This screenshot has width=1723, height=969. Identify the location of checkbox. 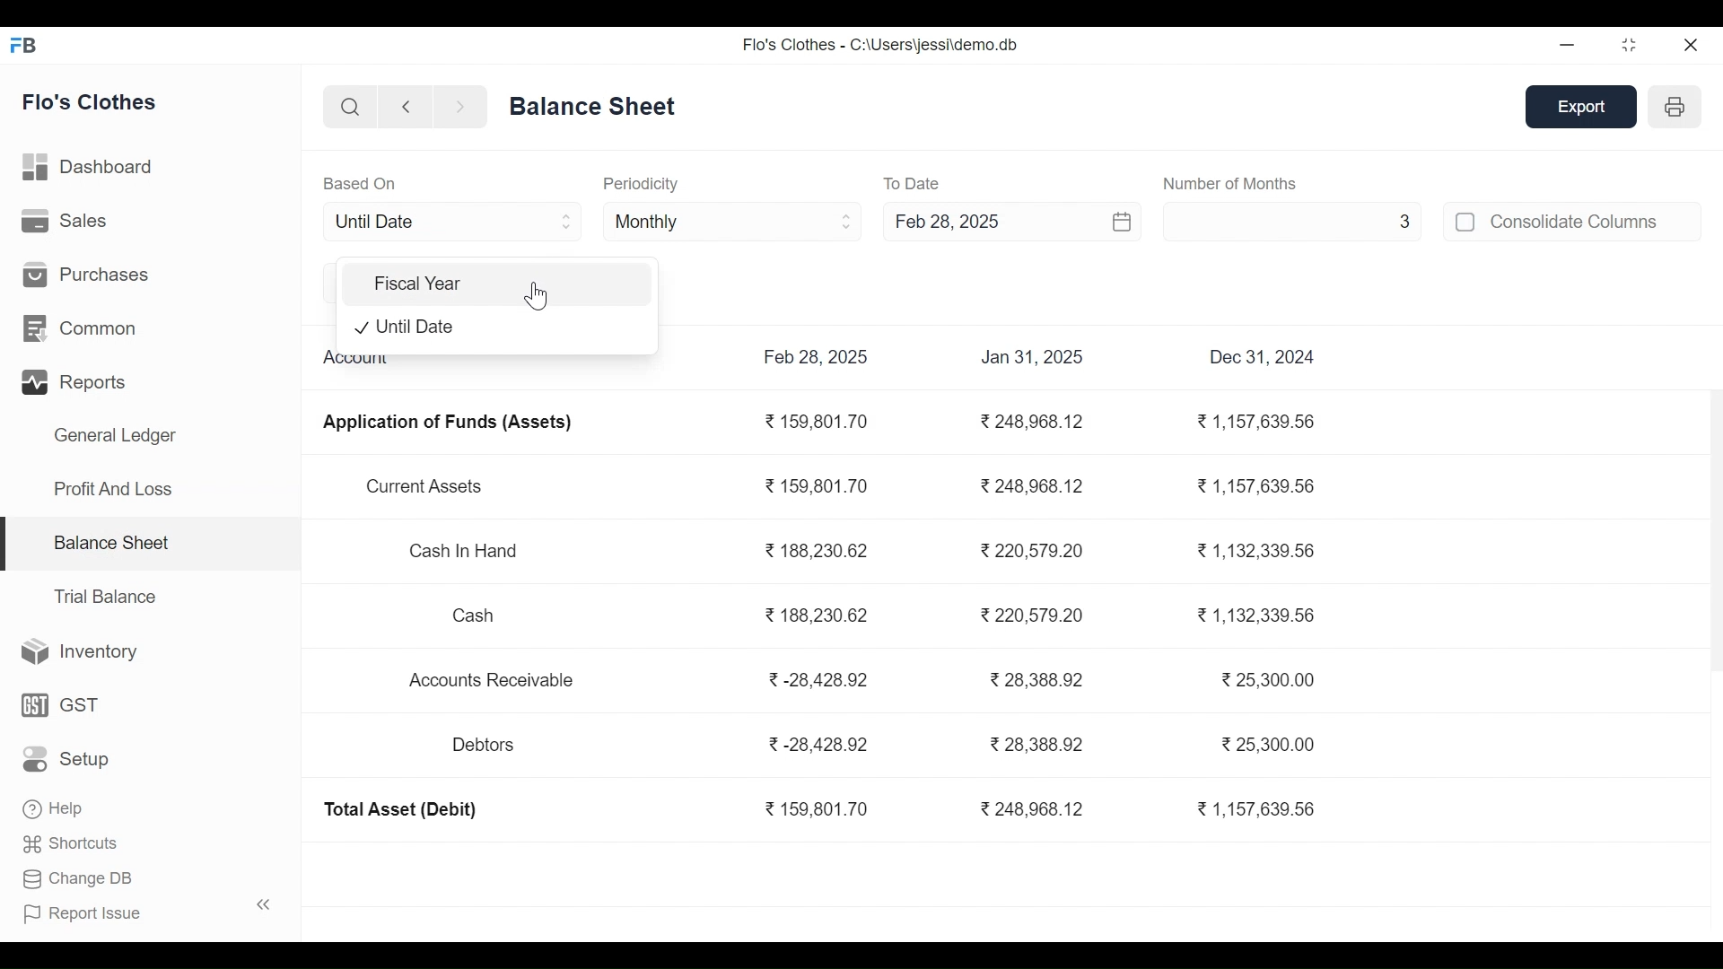
(1466, 222).